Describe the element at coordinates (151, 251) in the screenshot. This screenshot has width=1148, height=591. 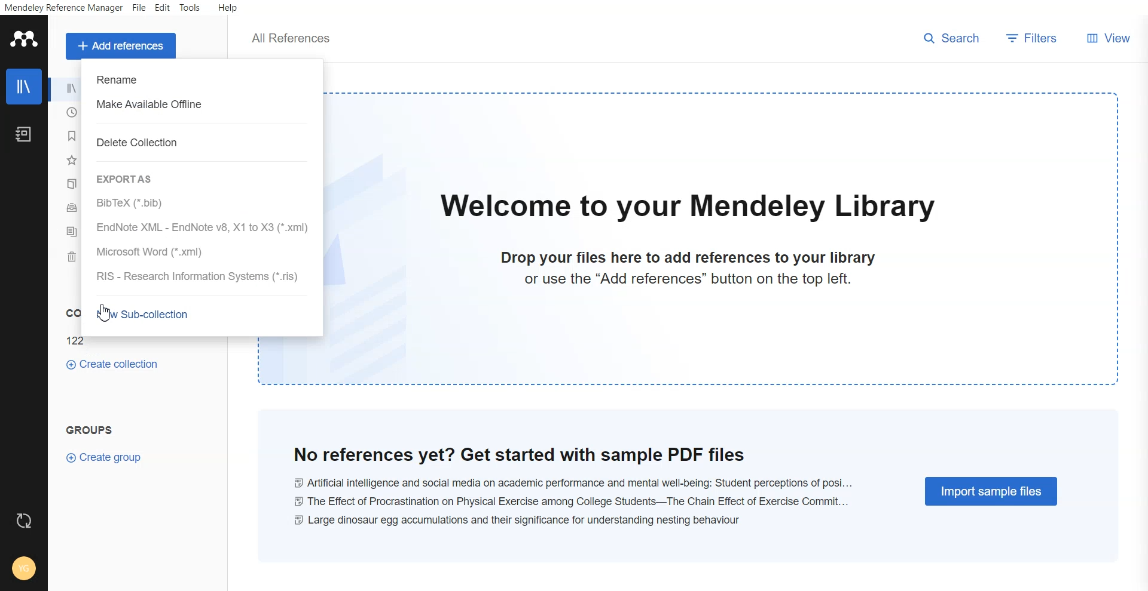
I see `Microsoft Word` at that location.